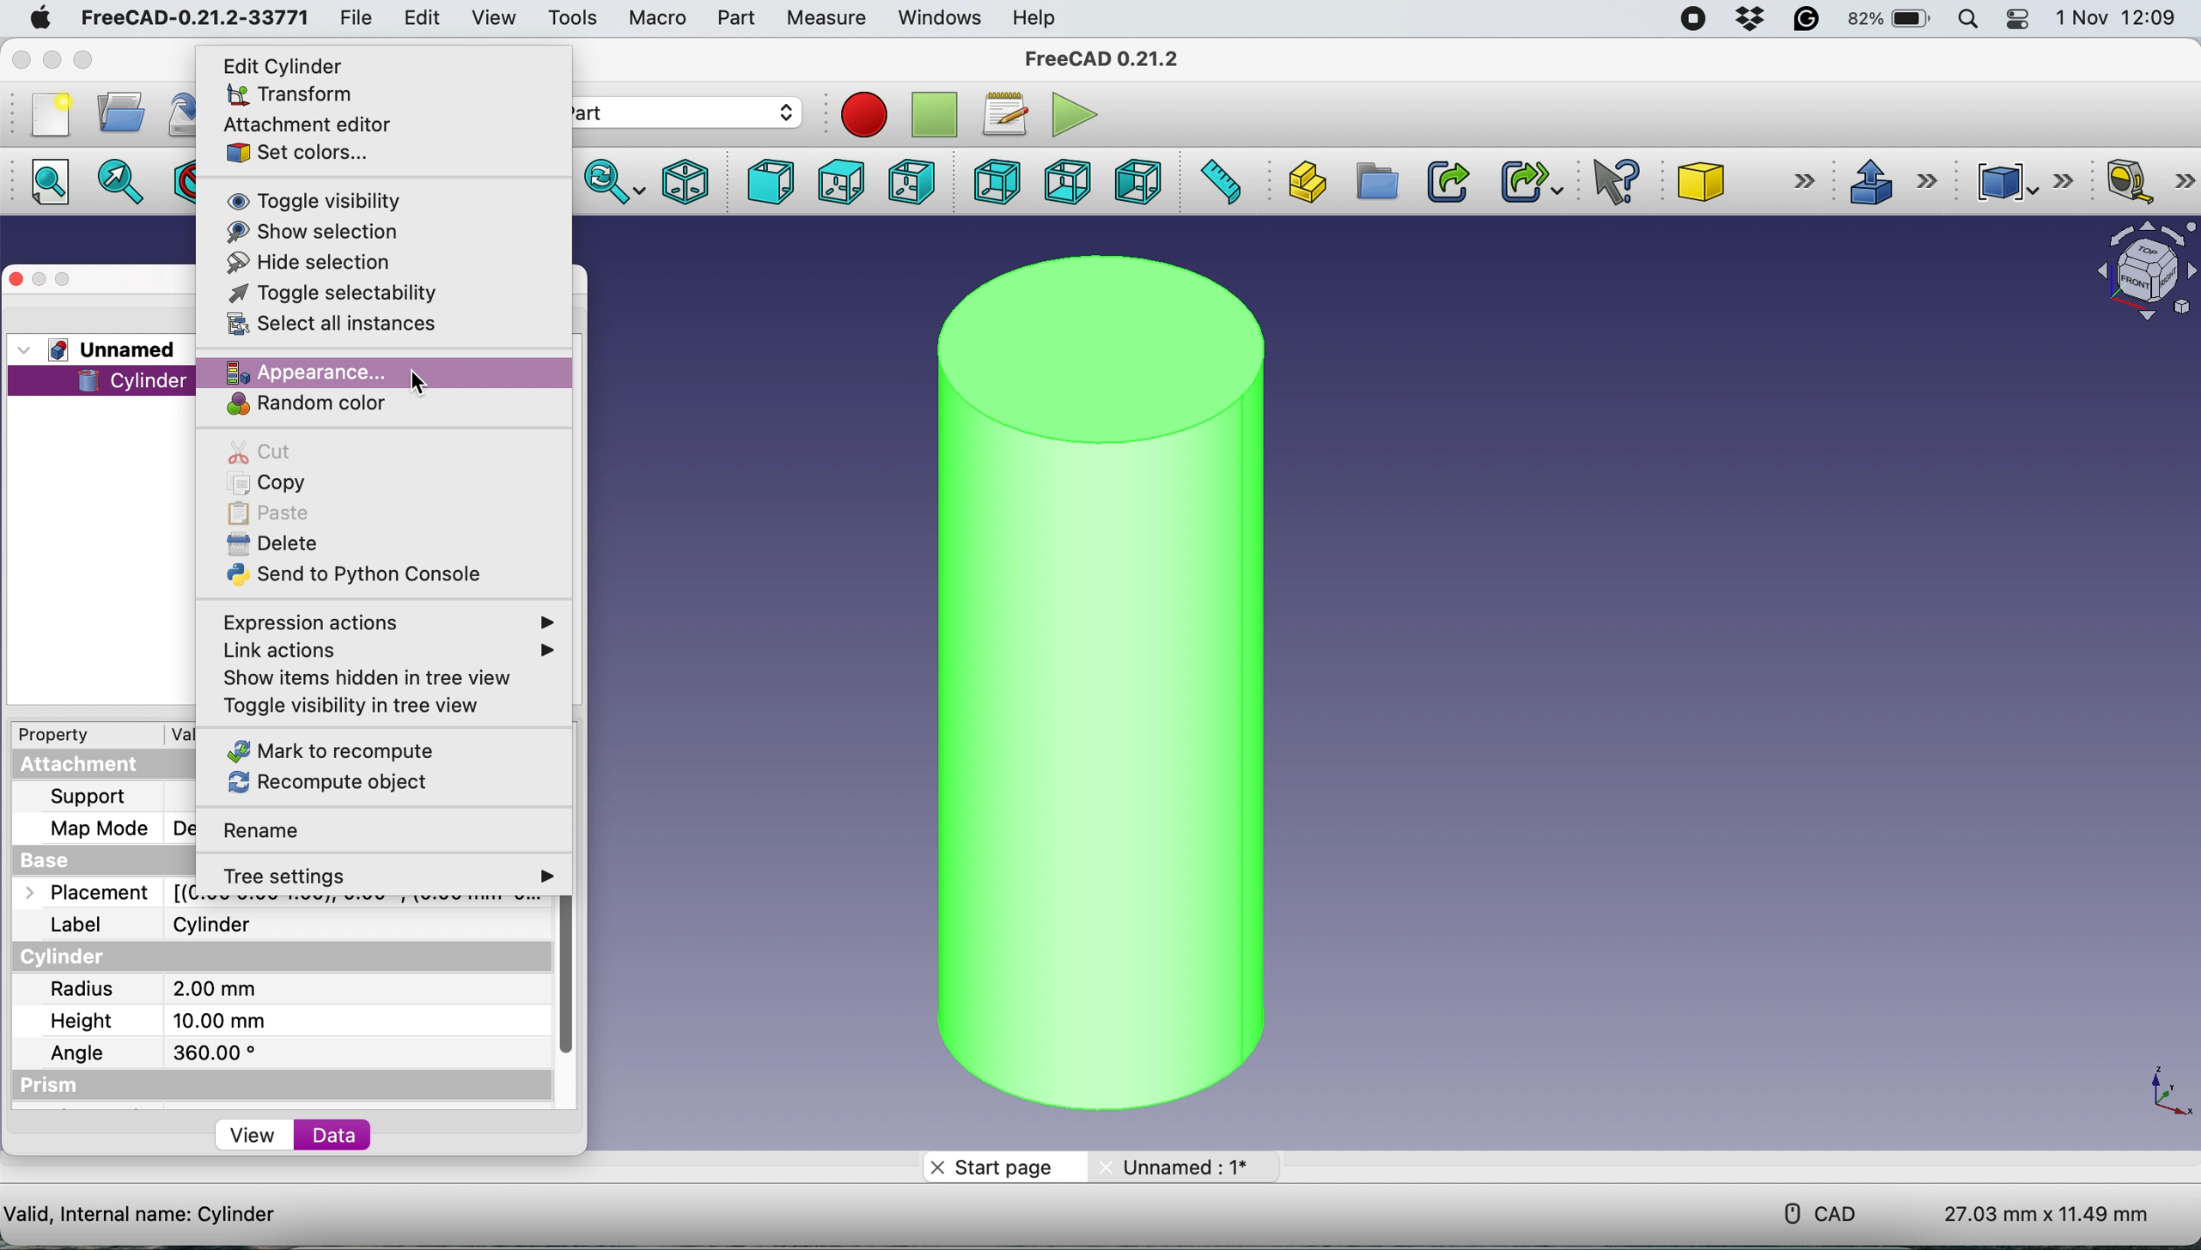 The image size is (2201, 1250). Describe the element at coordinates (301, 153) in the screenshot. I see `set colors` at that location.